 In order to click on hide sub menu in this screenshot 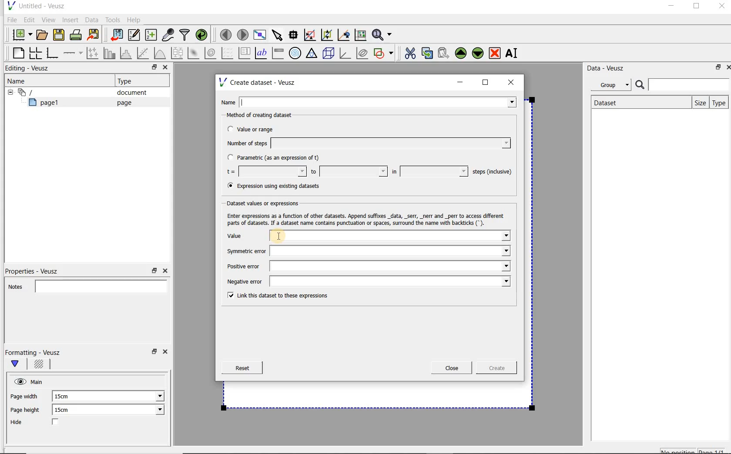, I will do `click(8, 91)`.